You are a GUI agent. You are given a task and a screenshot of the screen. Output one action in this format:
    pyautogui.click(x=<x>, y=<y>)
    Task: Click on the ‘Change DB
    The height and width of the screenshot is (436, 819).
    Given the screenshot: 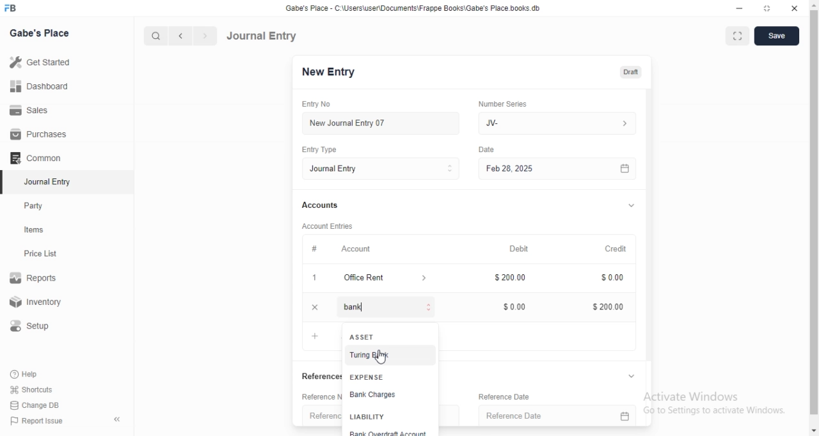 What is the action you would take?
    pyautogui.click(x=35, y=405)
    